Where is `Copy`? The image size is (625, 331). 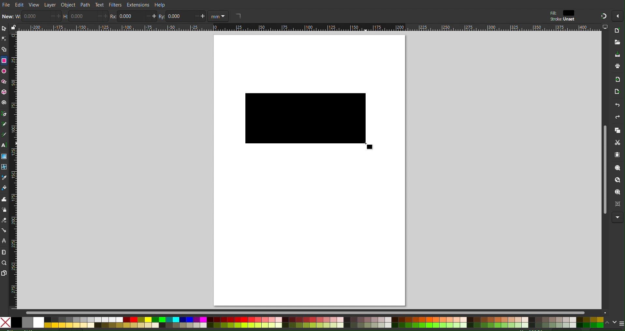
Copy is located at coordinates (618, 131).